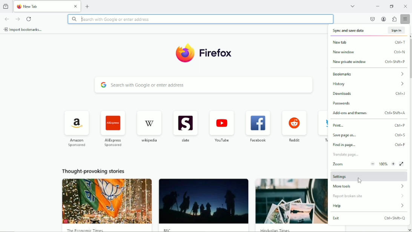 This screenshot has height=232, width=412. What do you see at coordinates (18, 19) in the screenshot?
I see `Go forward` at bounding box center [18, 19].